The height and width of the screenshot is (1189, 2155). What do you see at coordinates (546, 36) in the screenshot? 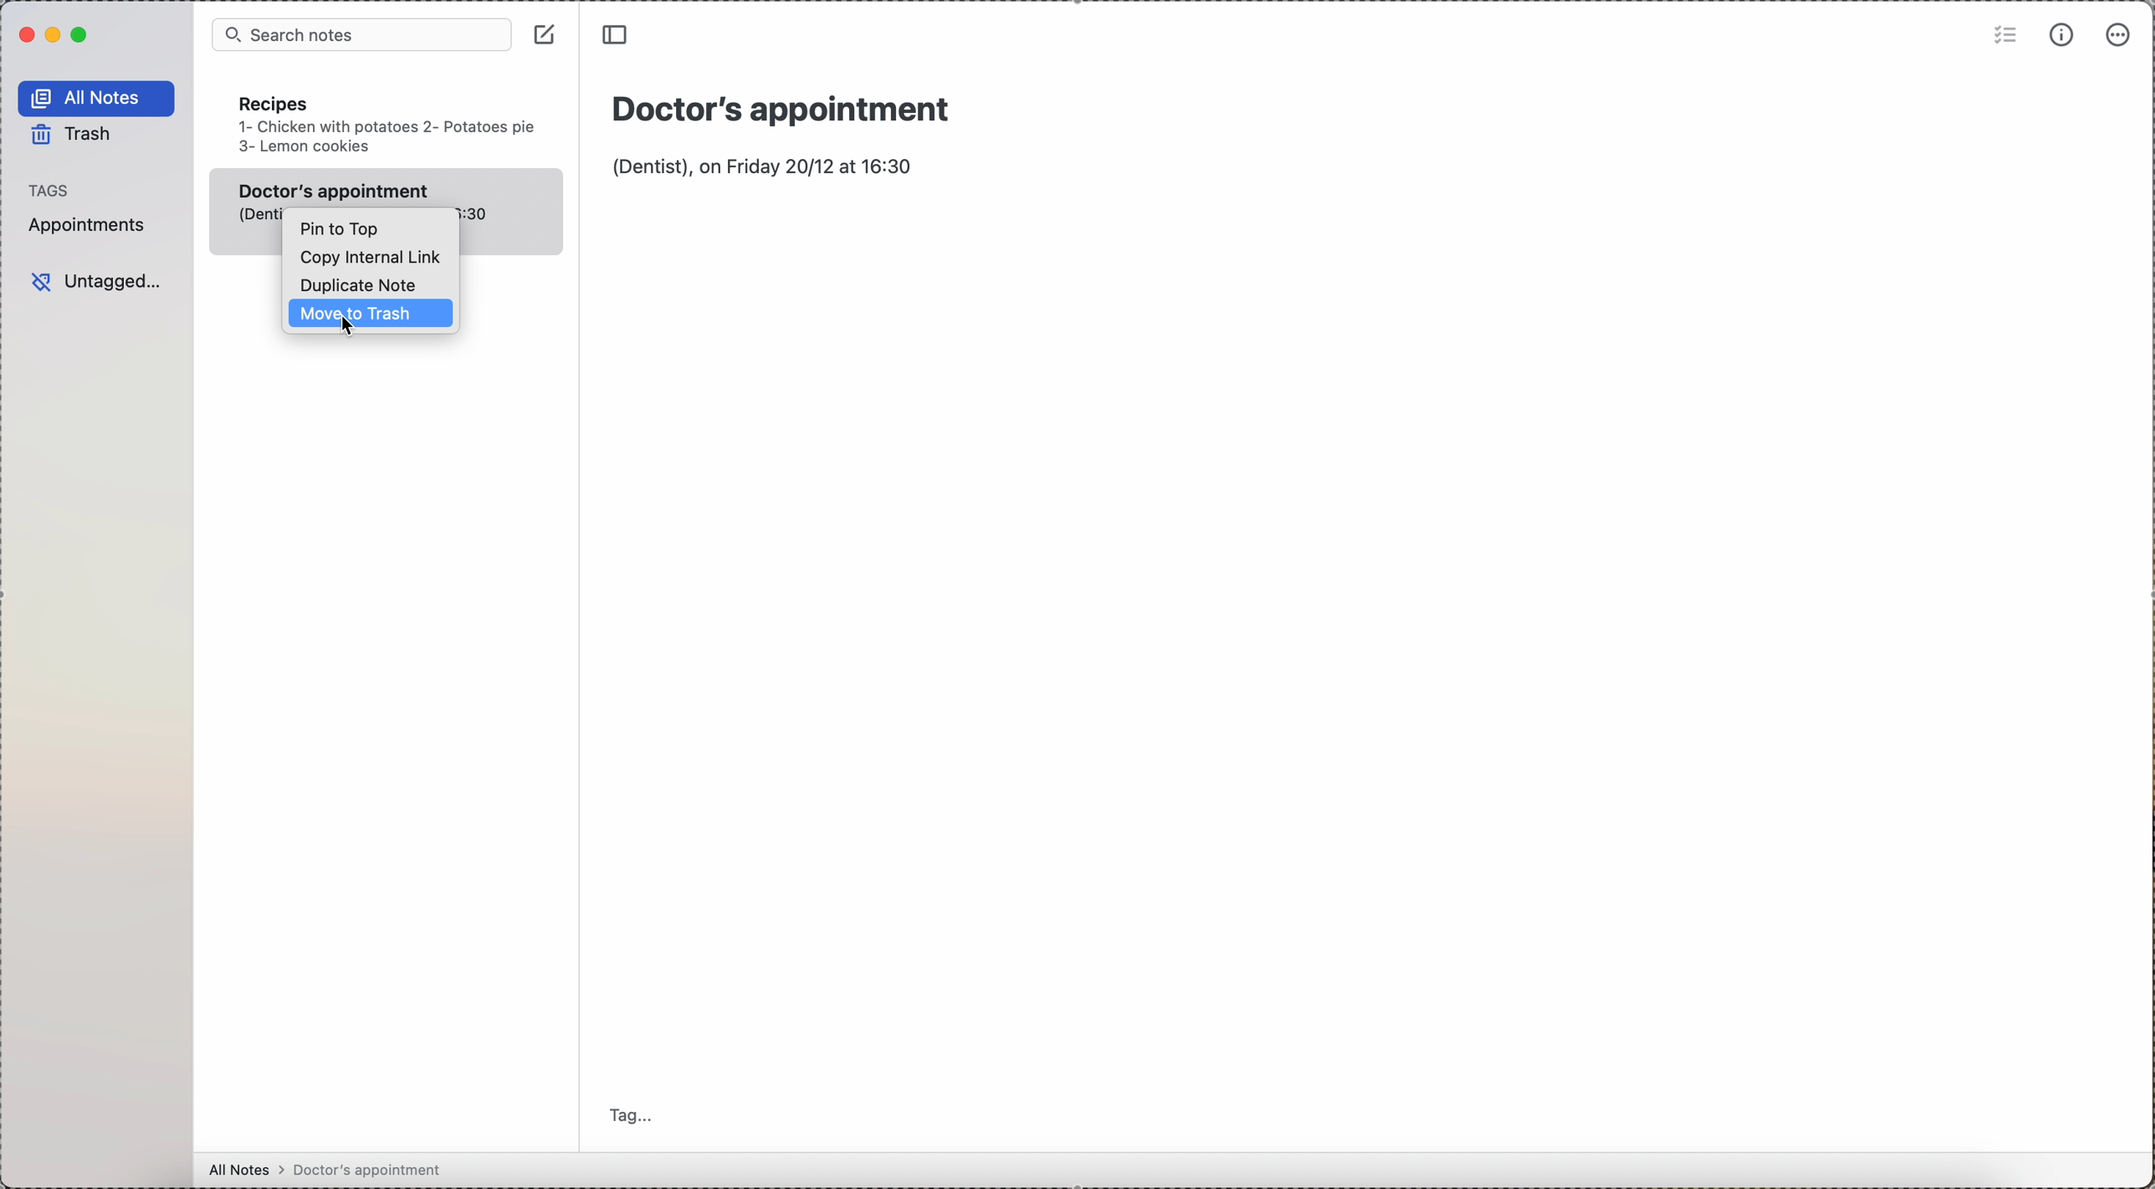
I see `create note` at bounding box center [546, 36].